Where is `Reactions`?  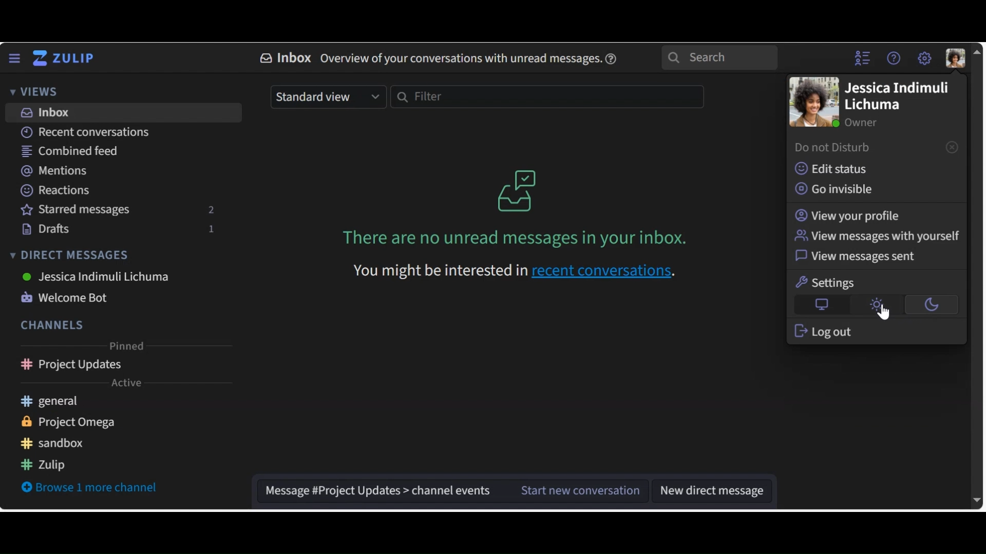 Reactions is located at coordinates (54, 189).